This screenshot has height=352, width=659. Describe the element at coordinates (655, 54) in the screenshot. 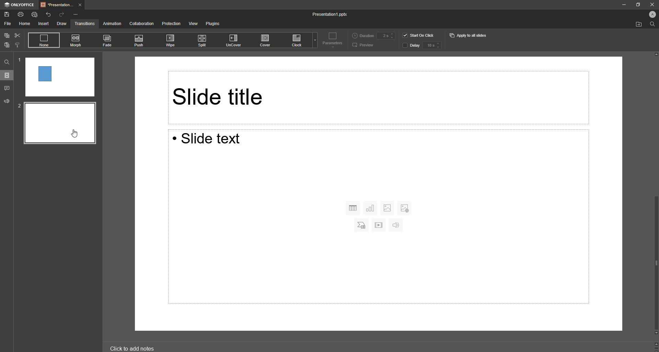

I see `Up` at that location.